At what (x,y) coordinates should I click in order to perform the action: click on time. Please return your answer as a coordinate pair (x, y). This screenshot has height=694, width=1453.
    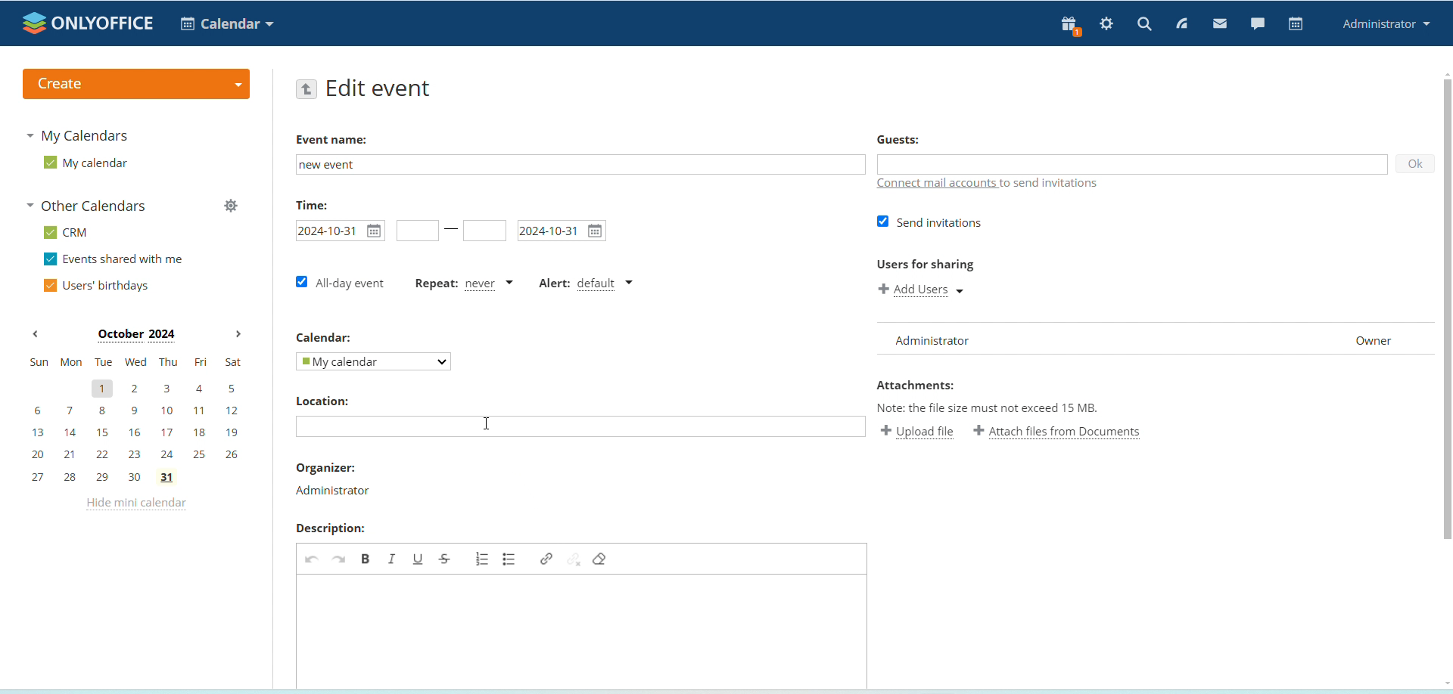
    Looking at the image, I should click on (312, 205).